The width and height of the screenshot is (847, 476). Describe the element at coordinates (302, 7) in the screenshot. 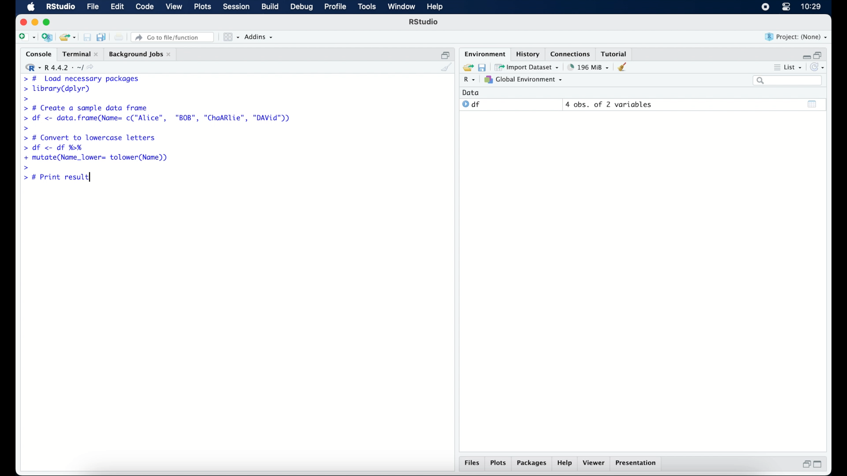

I see `debug` at that location.